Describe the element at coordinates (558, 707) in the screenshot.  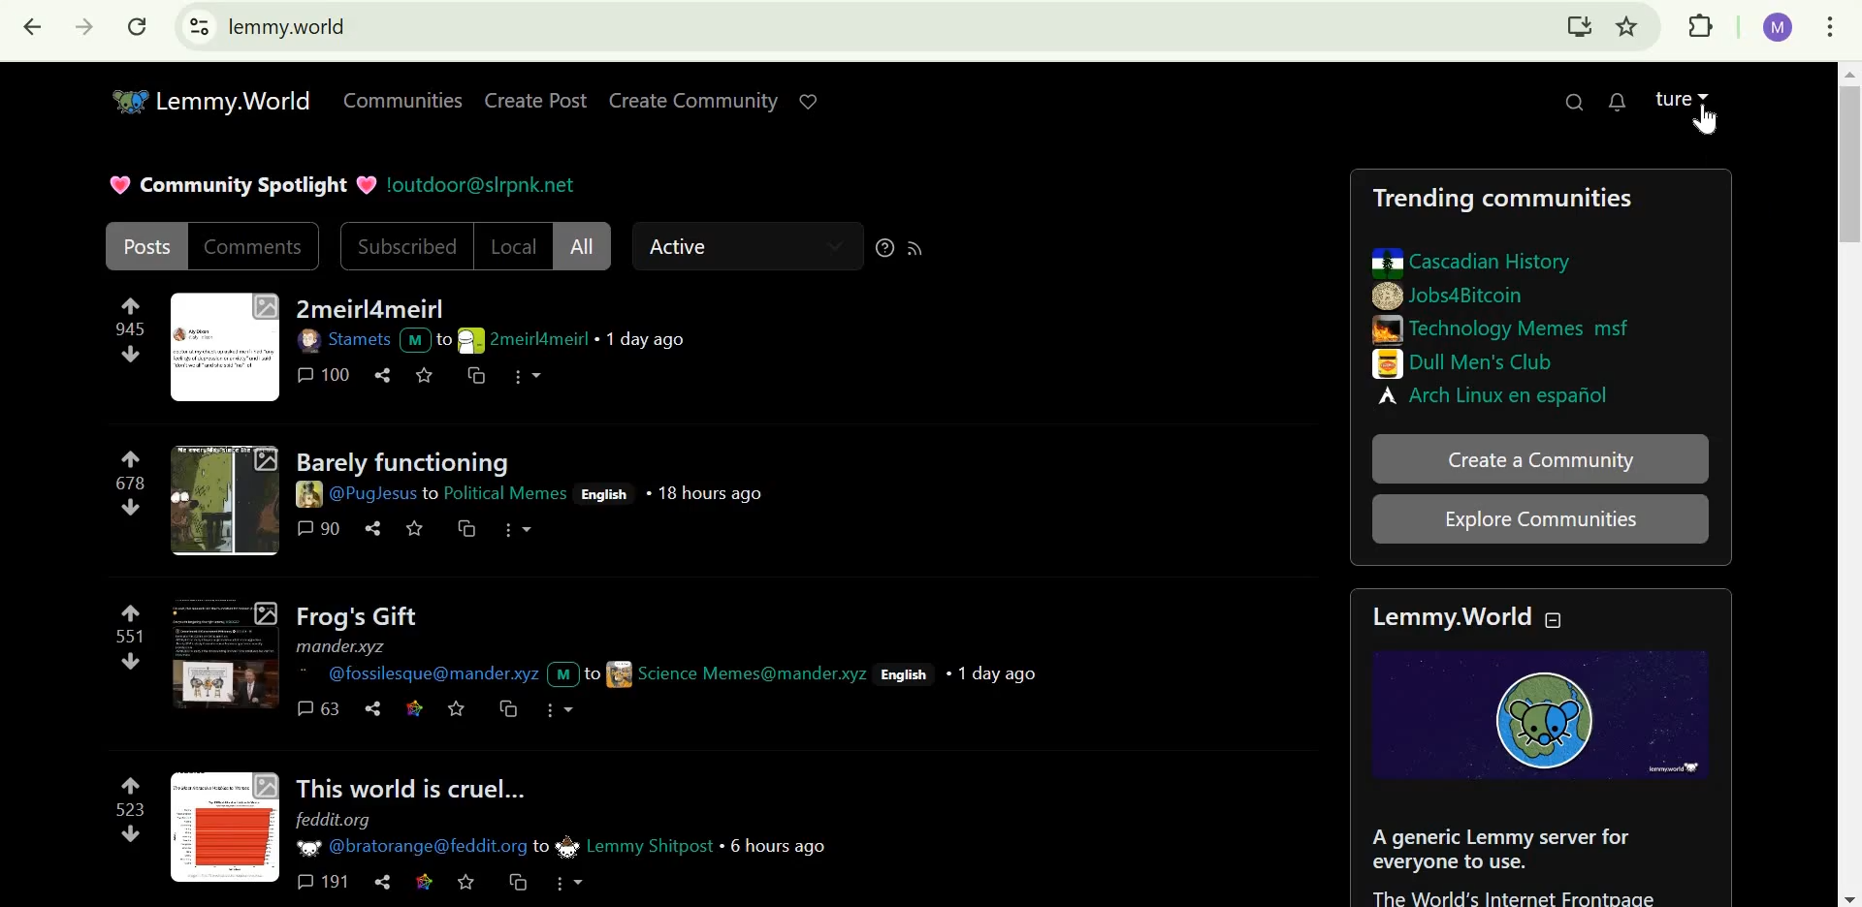
I see `more` at that location.